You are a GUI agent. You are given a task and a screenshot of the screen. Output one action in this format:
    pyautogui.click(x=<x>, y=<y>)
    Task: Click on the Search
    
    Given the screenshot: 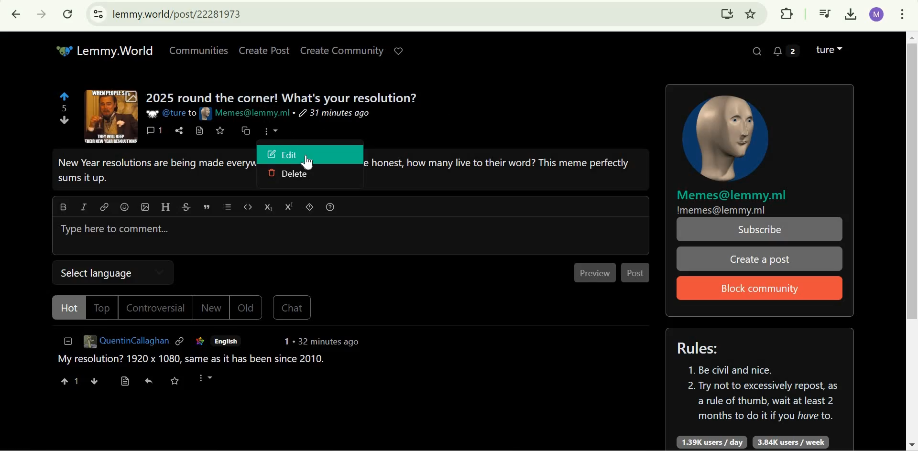 What is the action you would take?
    pyautogui.click(x=757, y=50)
    